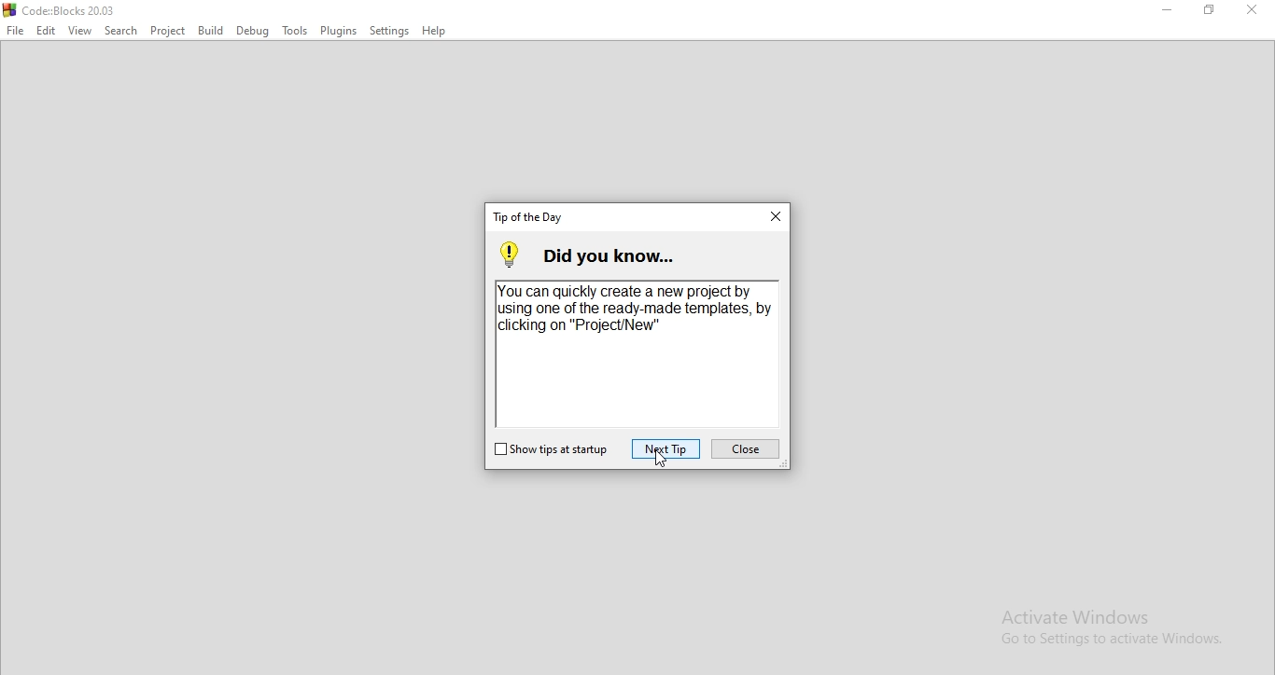 The width and height of the screenshot is (1275, 675). What do you see at coordinates (1252, 9) in the screenshot?
I see `Close` at bounding box center [1252, 9].